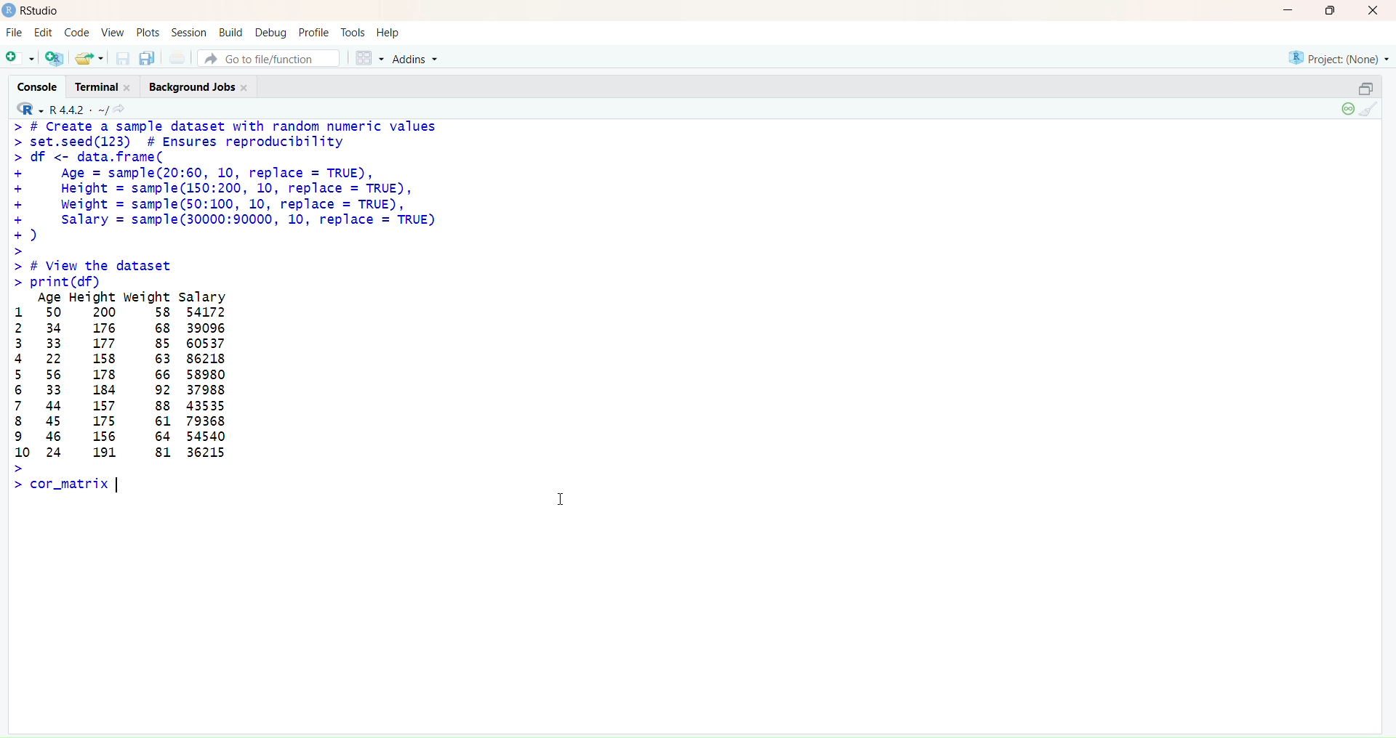 The width and height of the screenshot is (1396, 738). I want to click on Restore, so click(1365, 89).